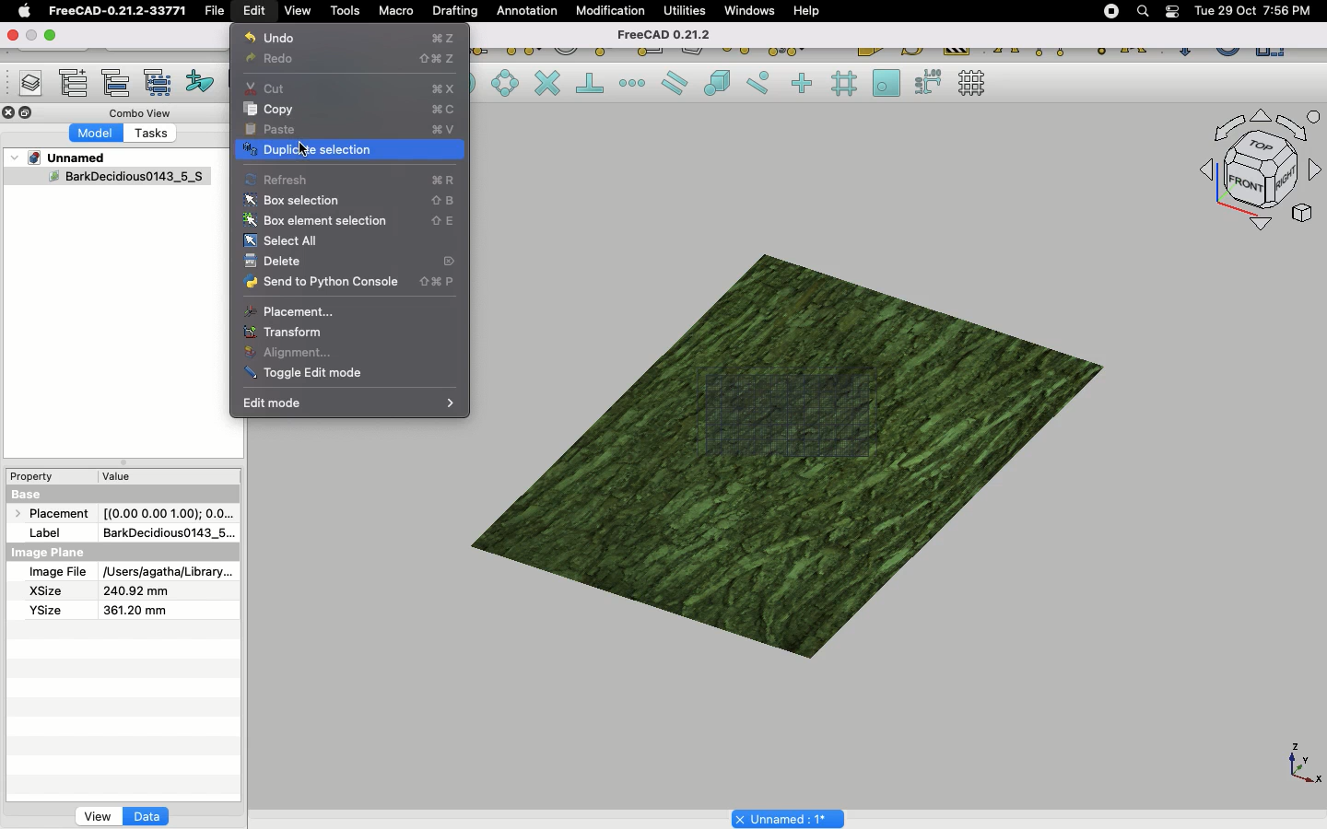  What do you see at coordinates (164, 573) in the screenshot?
I see `[Users/agatha/Library...` at bounding box center [164, 573].